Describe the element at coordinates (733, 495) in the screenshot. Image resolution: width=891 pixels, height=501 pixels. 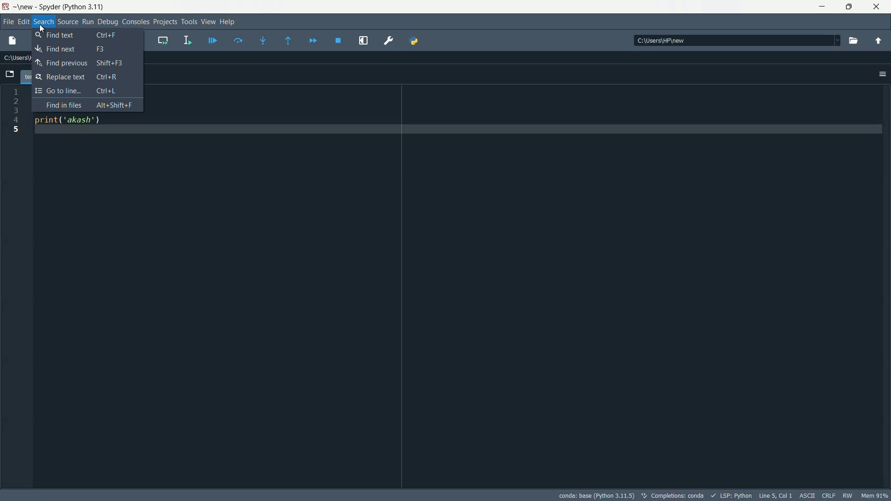
I see `LSP:Python` at that location.